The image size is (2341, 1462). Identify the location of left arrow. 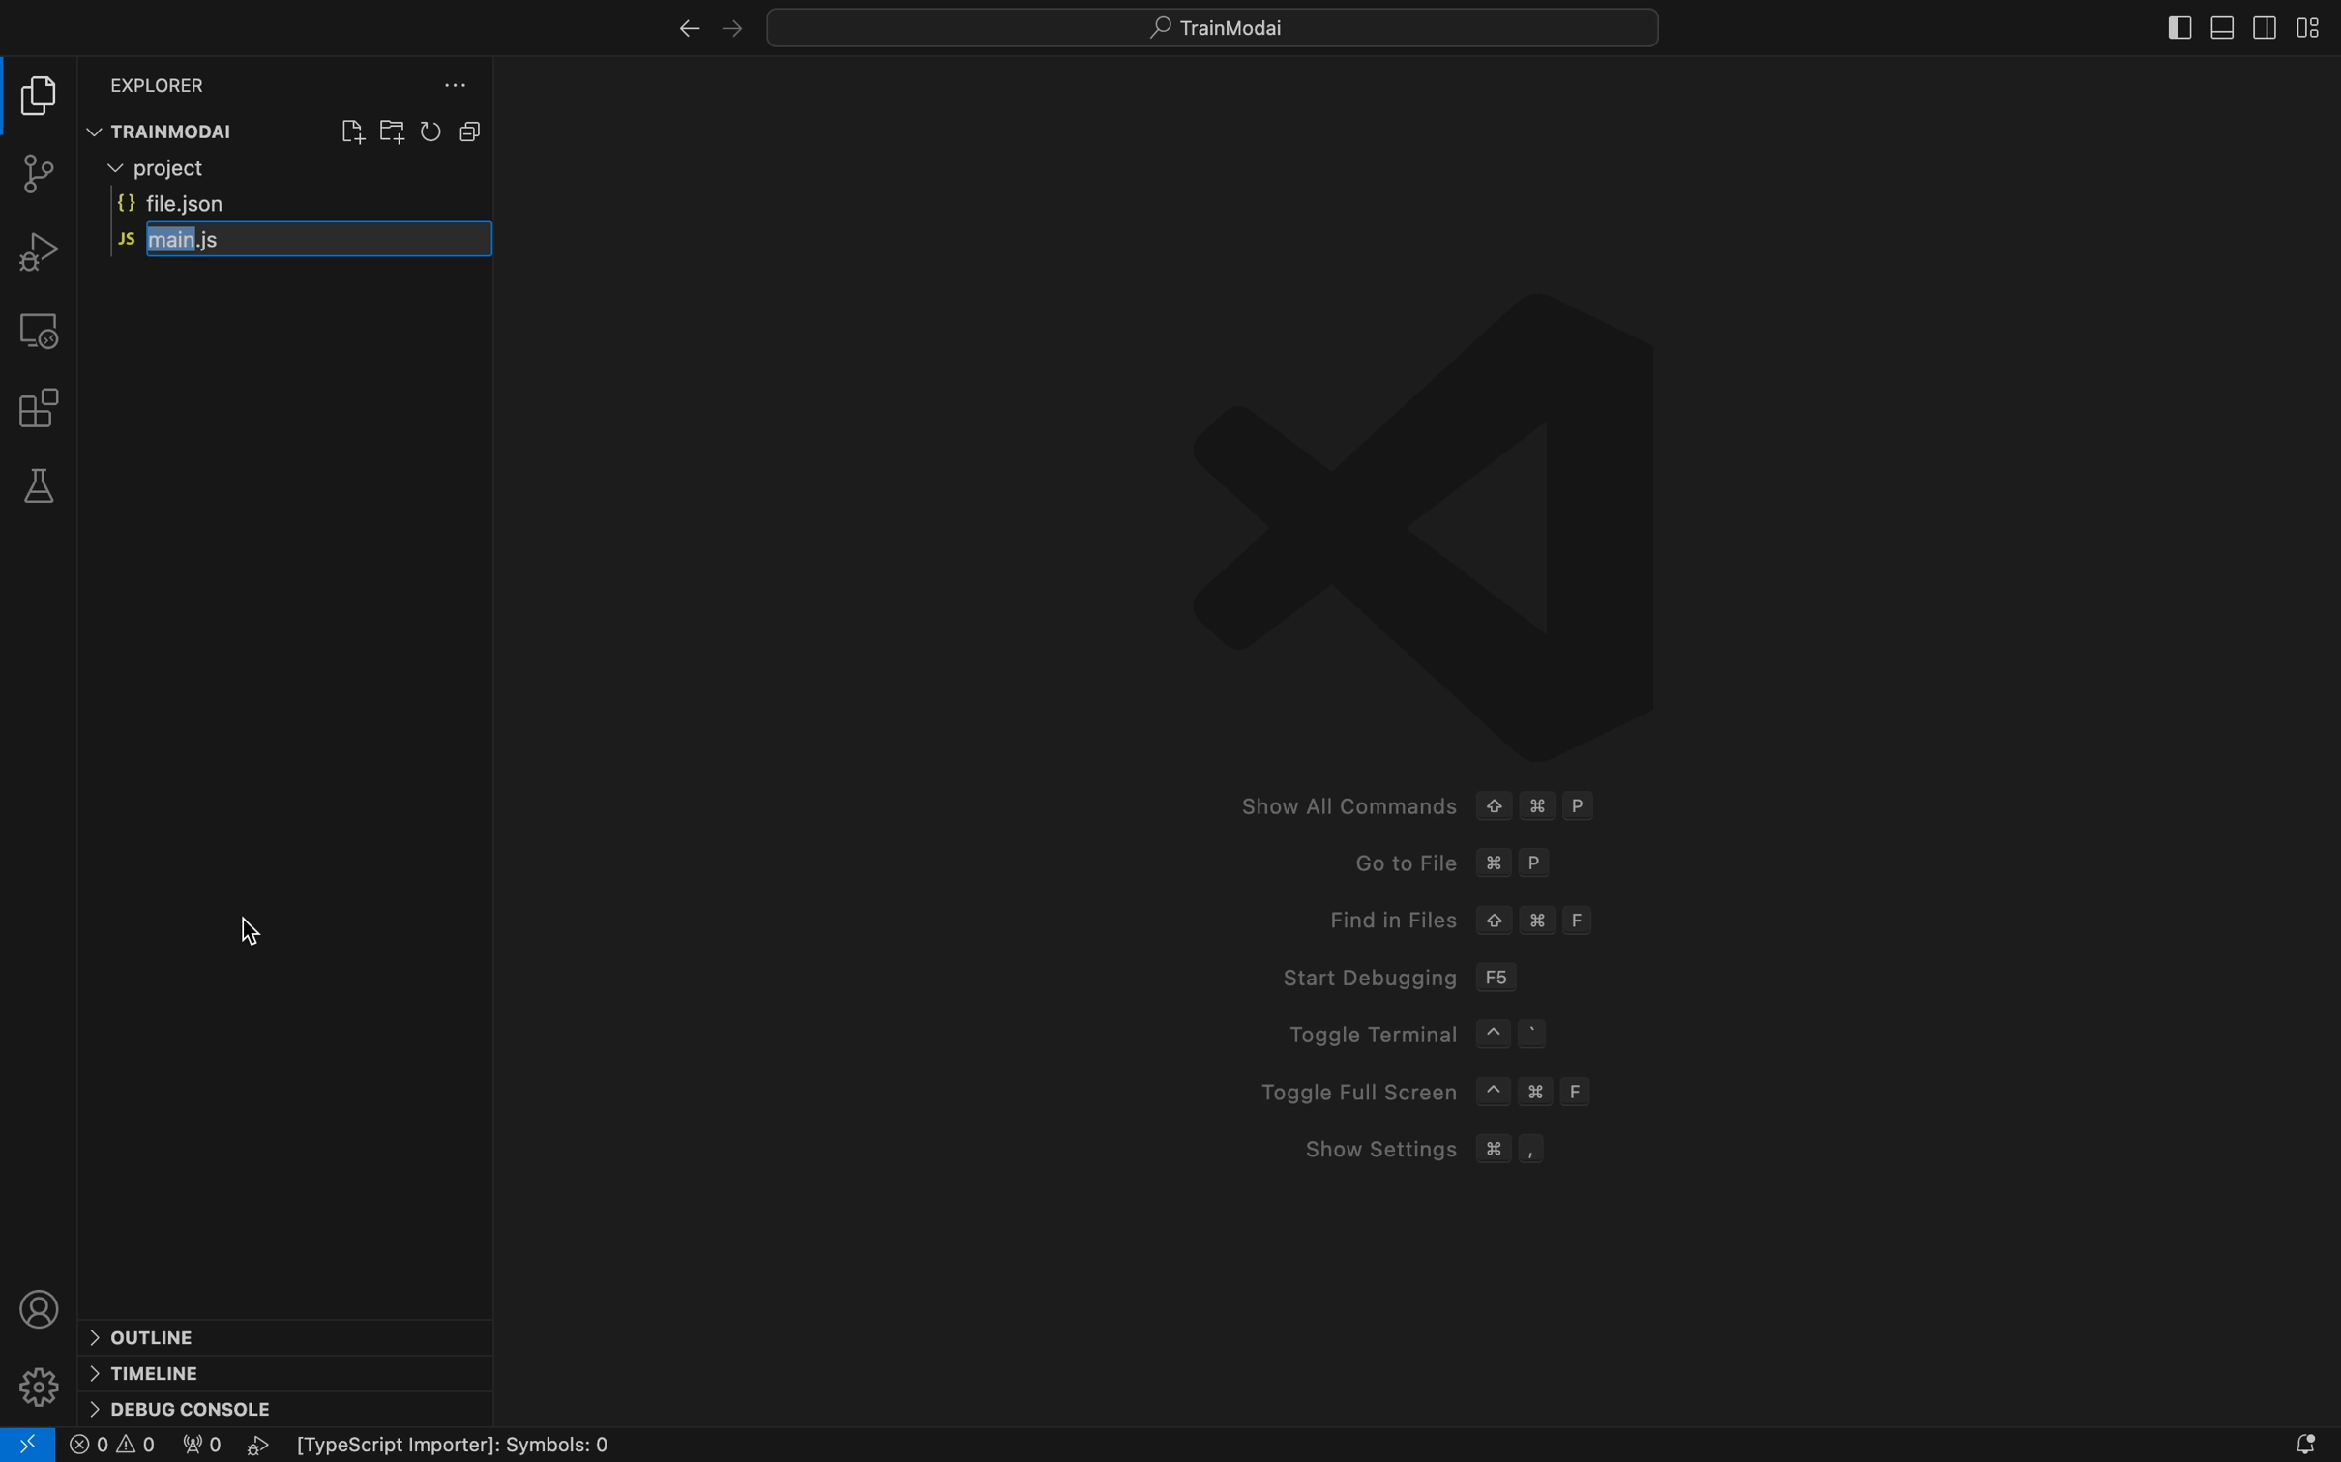
(733, 28).